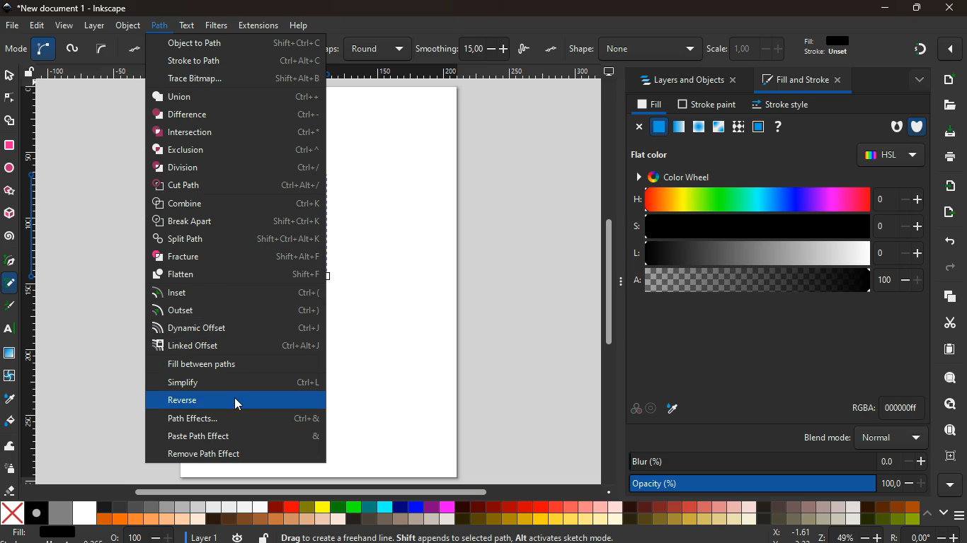 The height and width of the screenshot is (543, 967). What do you see at coordinates (142, 537) in the screenshot?
I see `o` at bounding box center [142, 537].